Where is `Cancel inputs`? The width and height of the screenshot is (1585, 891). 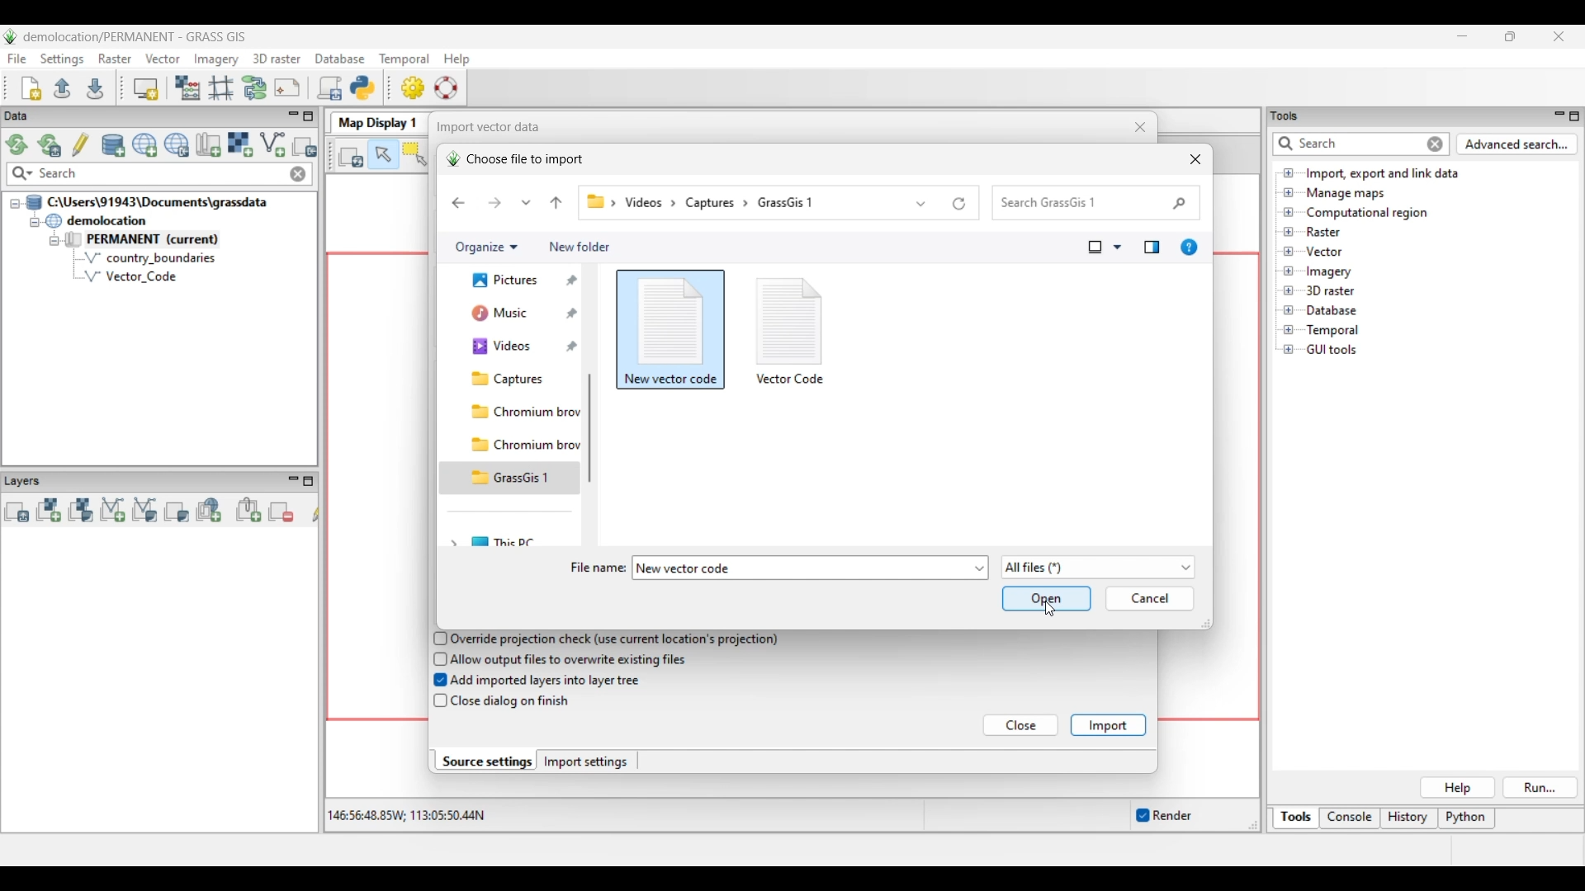
Cancel inputs is located at coordinates (1150, 599).